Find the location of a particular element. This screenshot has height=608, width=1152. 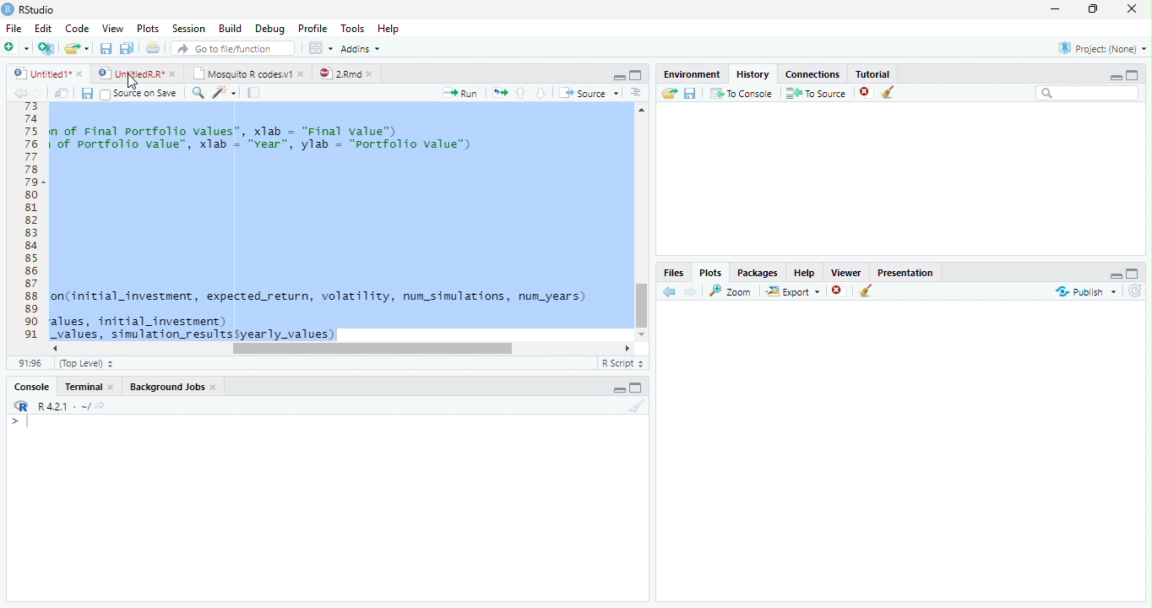

Load history from an existing file is located at coordinates (668, 94).